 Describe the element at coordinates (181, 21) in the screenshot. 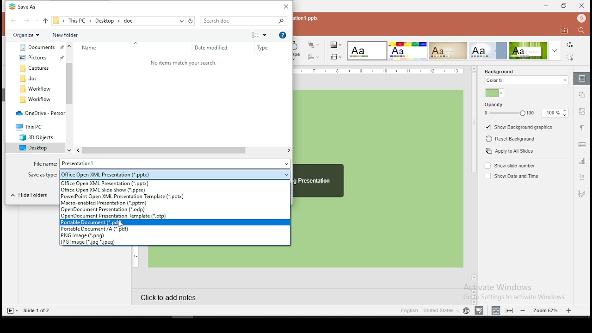

I see `previous locations` at that location.